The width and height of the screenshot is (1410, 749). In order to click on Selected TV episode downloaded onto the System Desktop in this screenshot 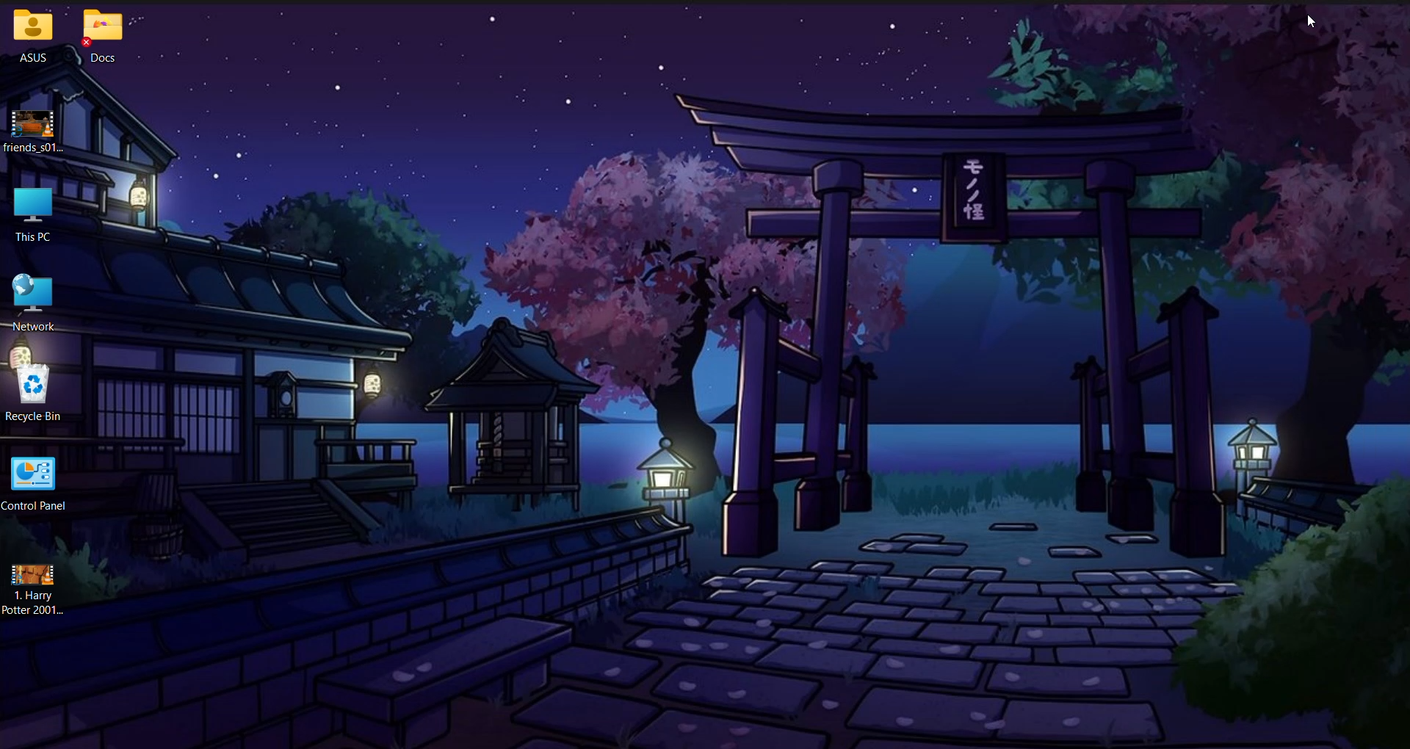, I will do `click(34, 131)`.